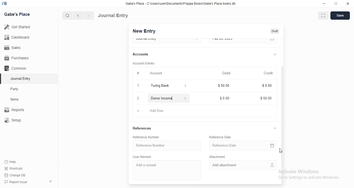  I want to click on $000, so click(225, 97).